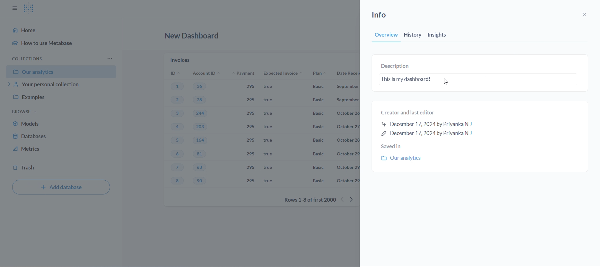 Image resolution: width=600 pixels, height=267 pixels. What do you see at coordinates (348, 113) in the screenshot?
I see `october 26` at bounding box center [348, 113].